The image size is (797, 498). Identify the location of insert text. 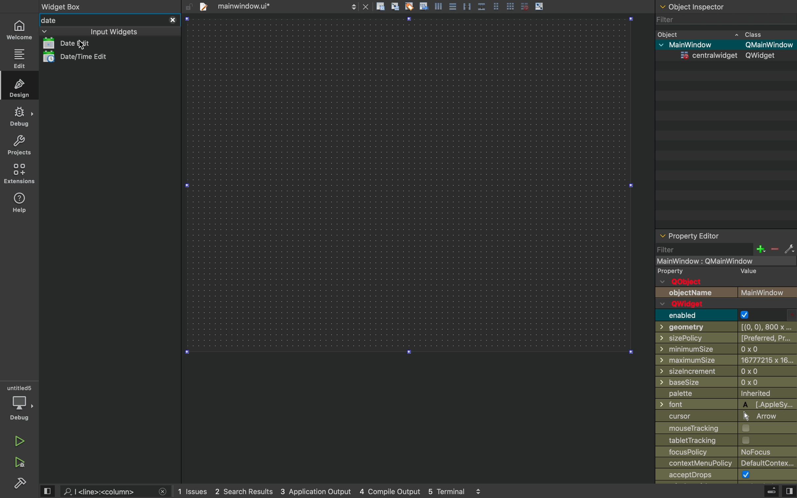
(423, 6).